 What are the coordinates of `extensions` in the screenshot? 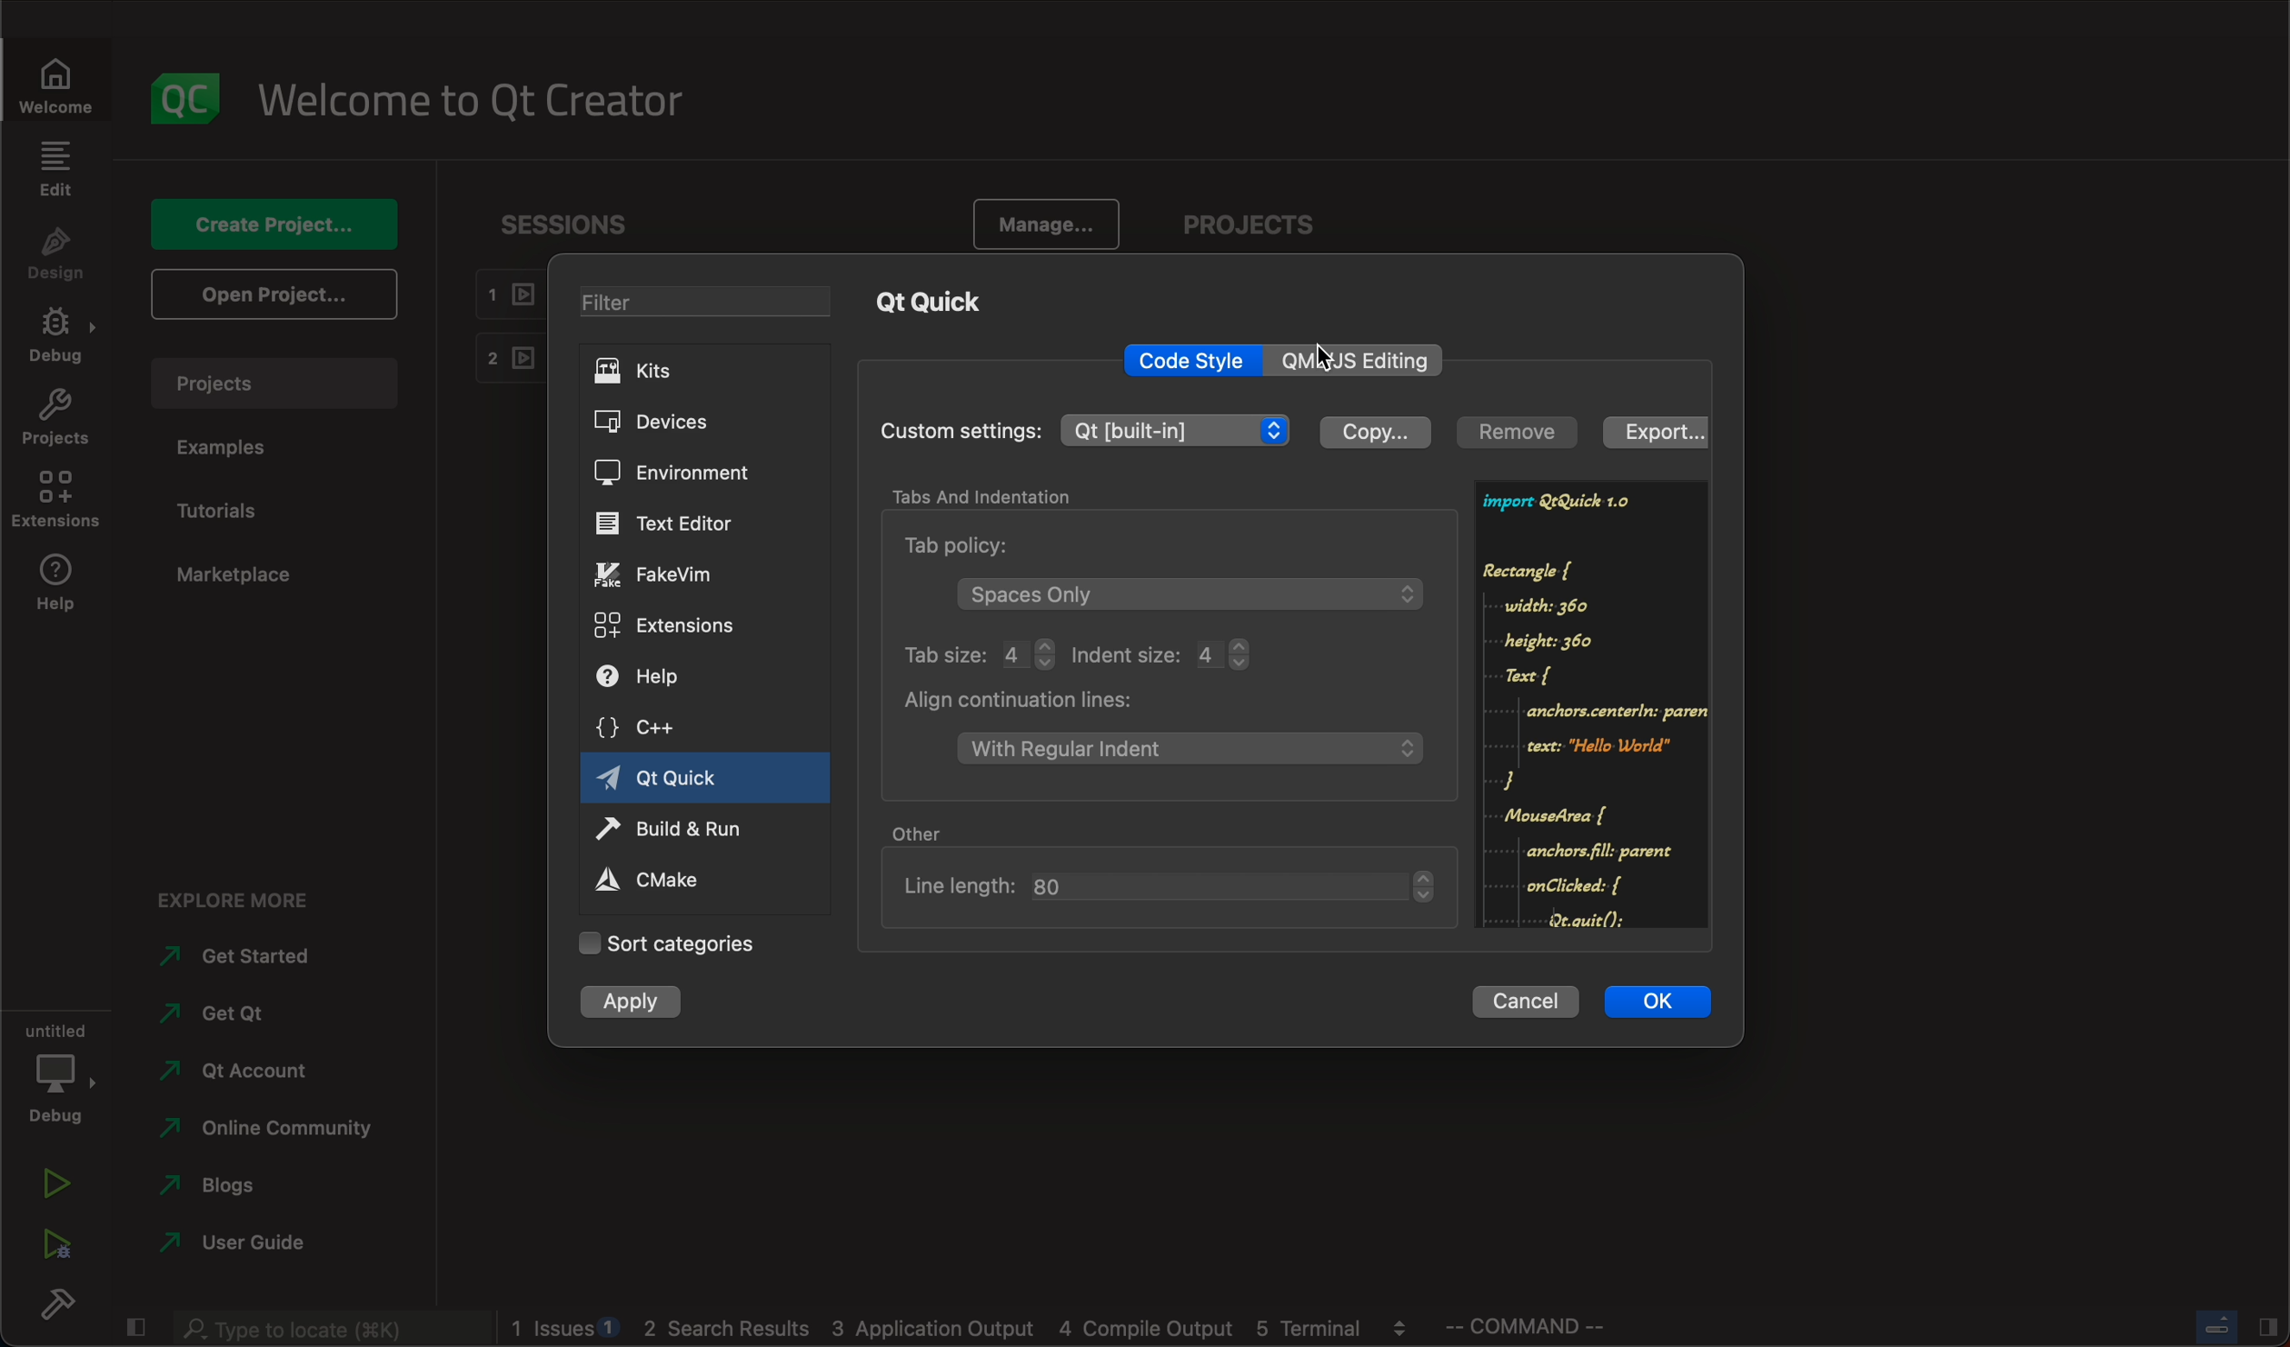 It's located at (671, 628).